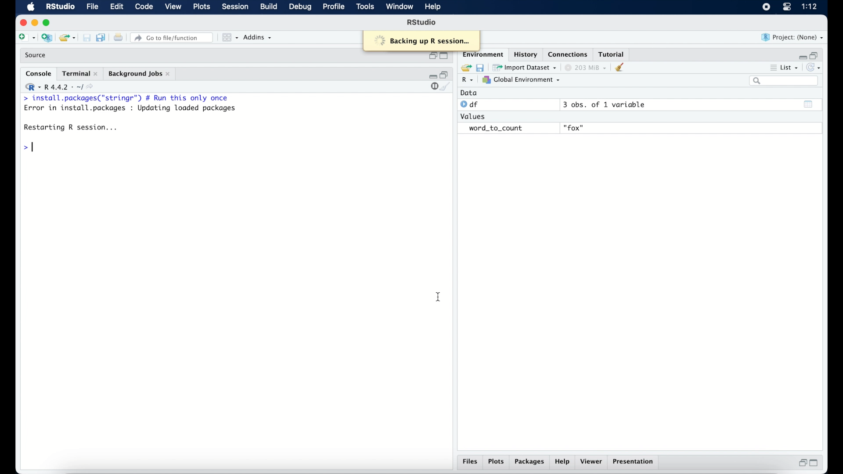  I want to click on print, so click(118, 38).